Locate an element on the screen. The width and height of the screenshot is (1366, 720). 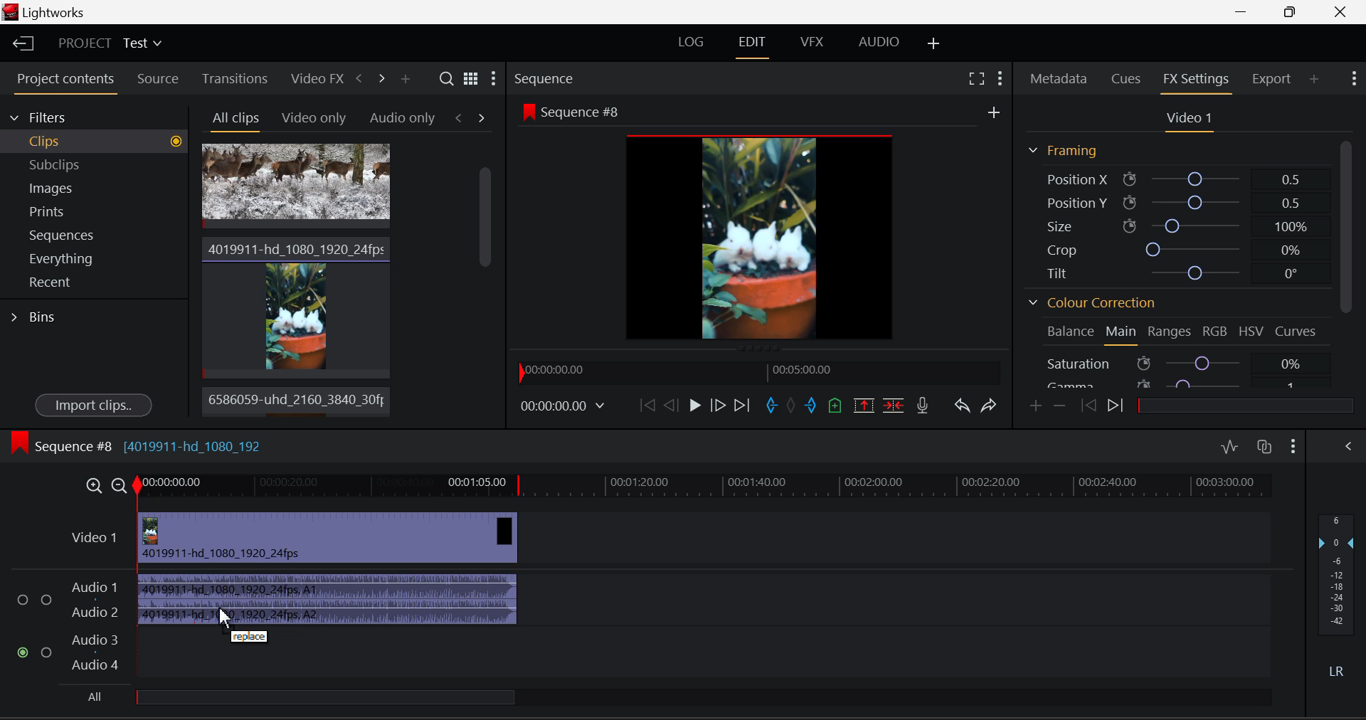
Lightworks is located at coordinates (48, 12).